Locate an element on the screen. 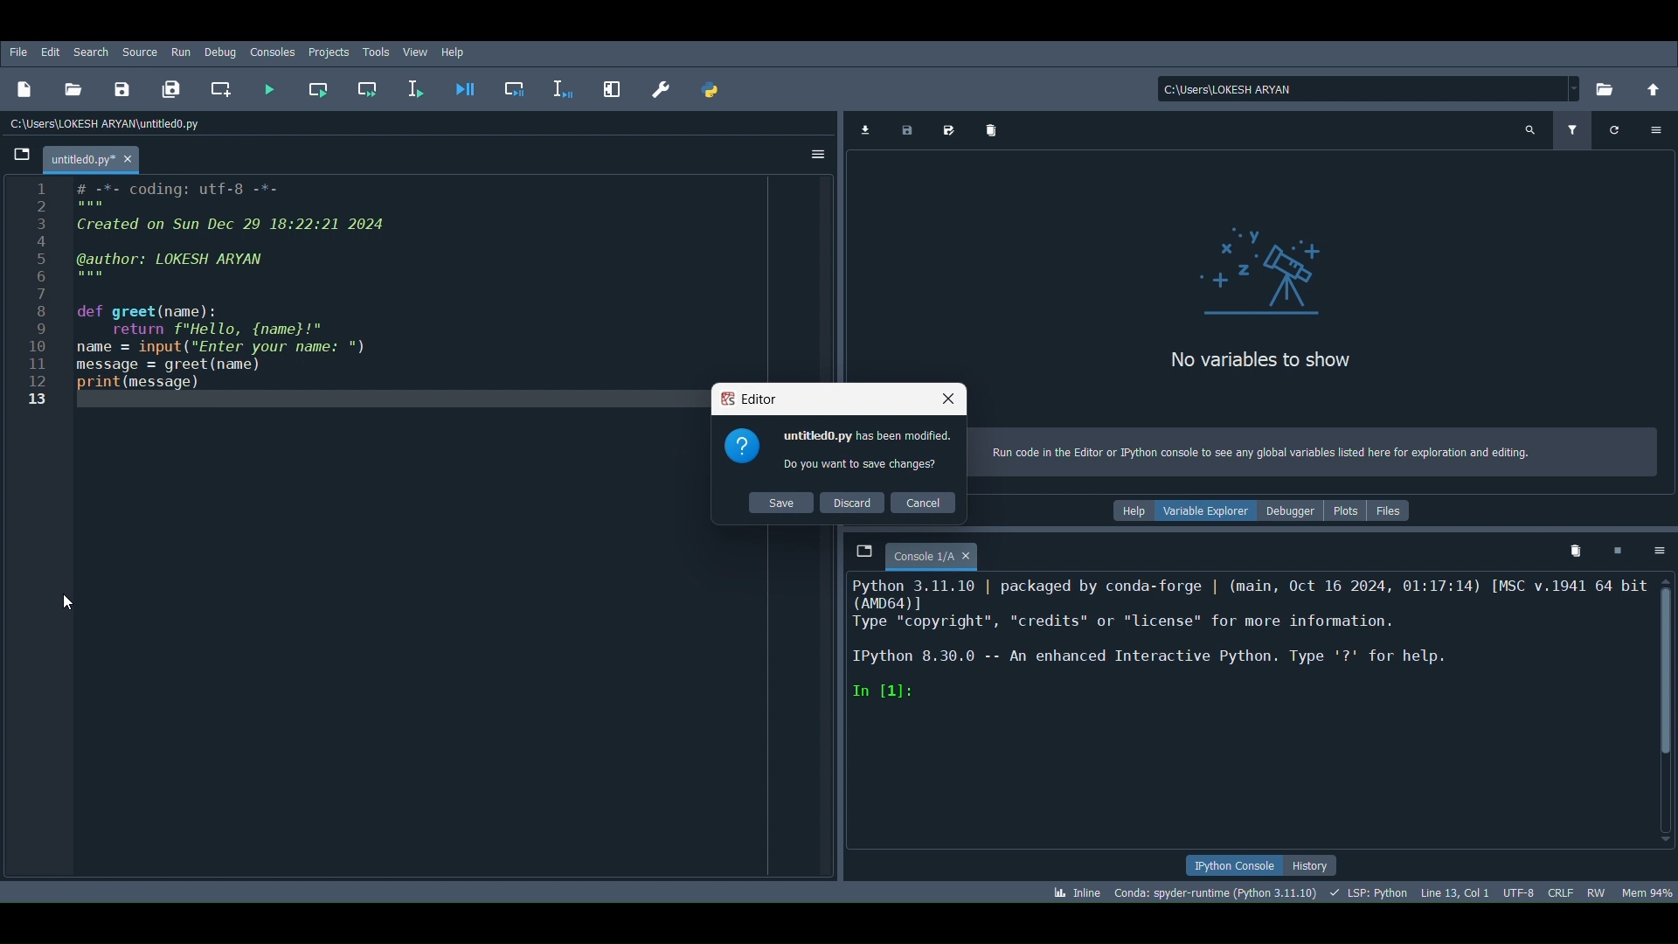 The height and width of the screenshot is (944, 1678). Consoles is located at coordinates (271, 50).